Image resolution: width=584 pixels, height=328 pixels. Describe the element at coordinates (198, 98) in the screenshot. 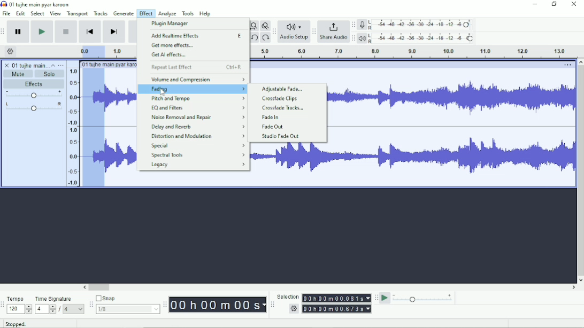

I see `Pitch and Tempo` at that location.